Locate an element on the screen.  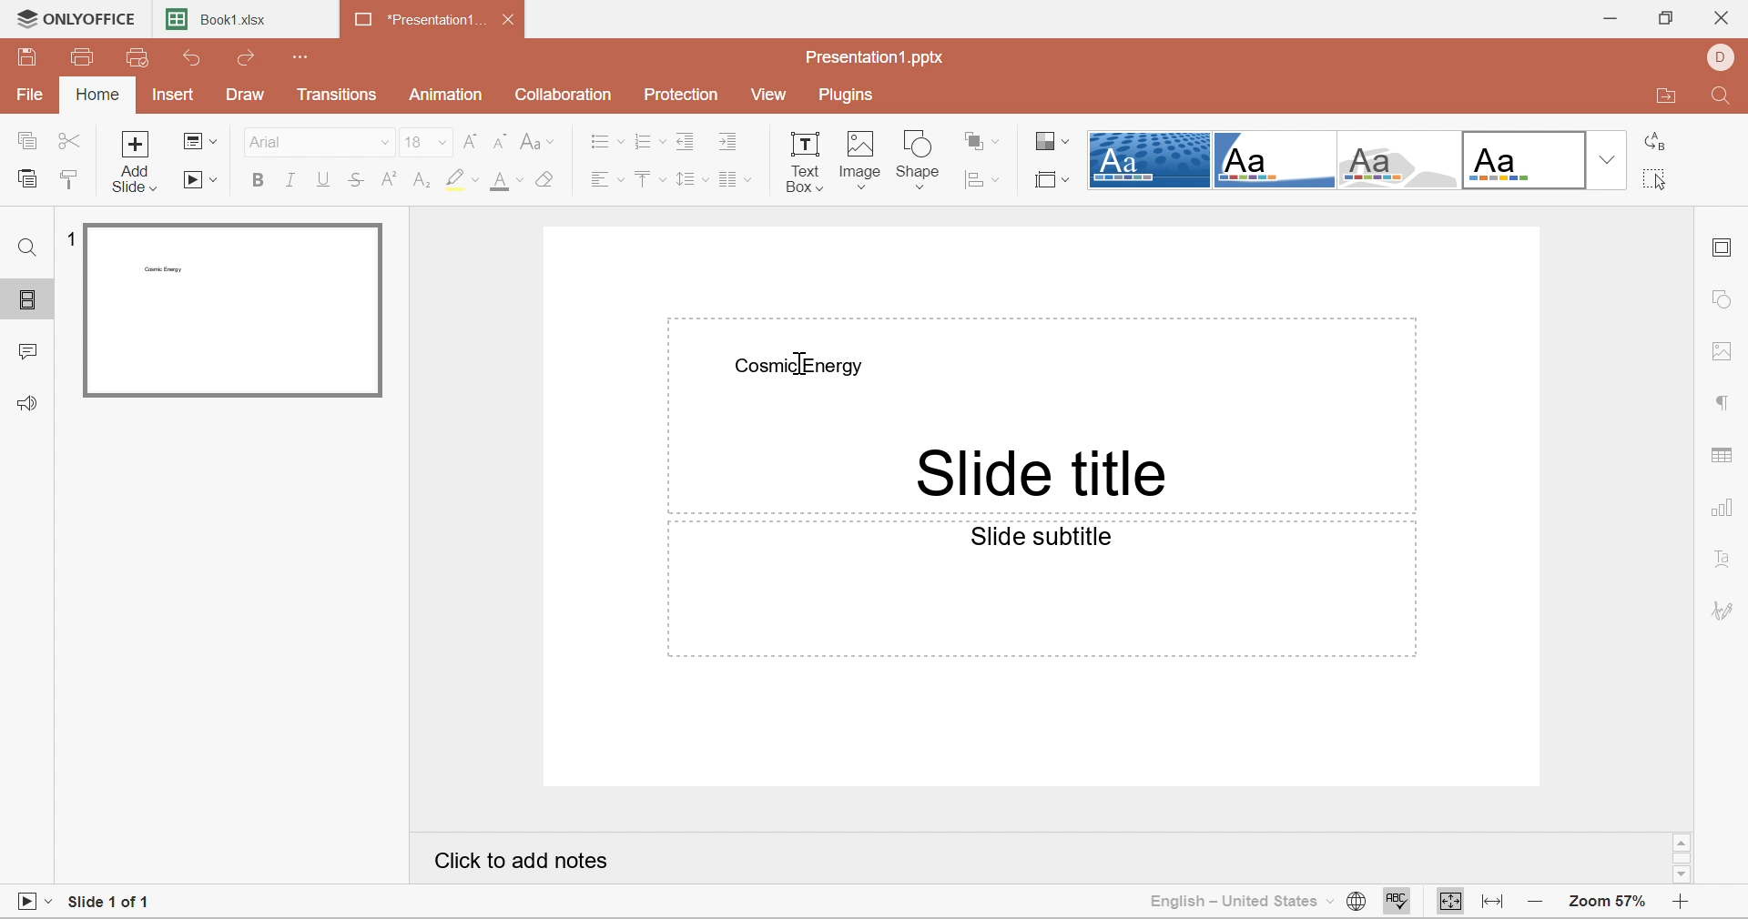
Decrement font size is located at coordinates (501, 143).